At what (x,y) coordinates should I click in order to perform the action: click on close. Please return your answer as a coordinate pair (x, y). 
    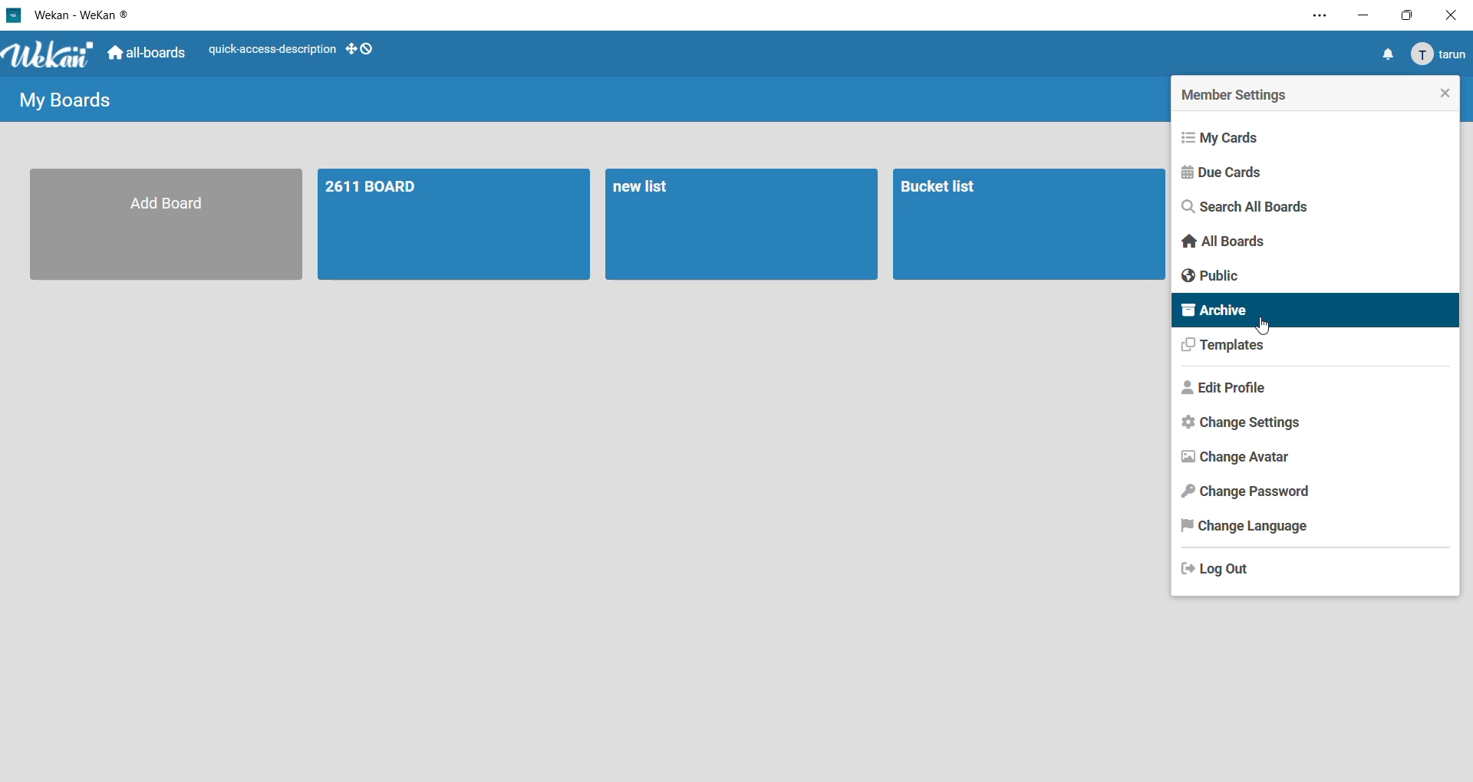
    Looking at the image, I should click on (1439, 92).